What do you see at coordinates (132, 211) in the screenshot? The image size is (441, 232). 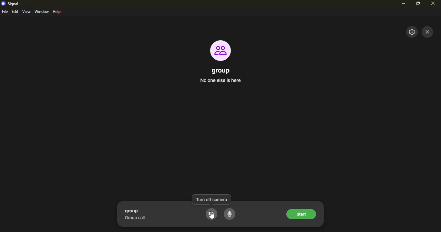 I see `group` at bounding box center [132, 211].